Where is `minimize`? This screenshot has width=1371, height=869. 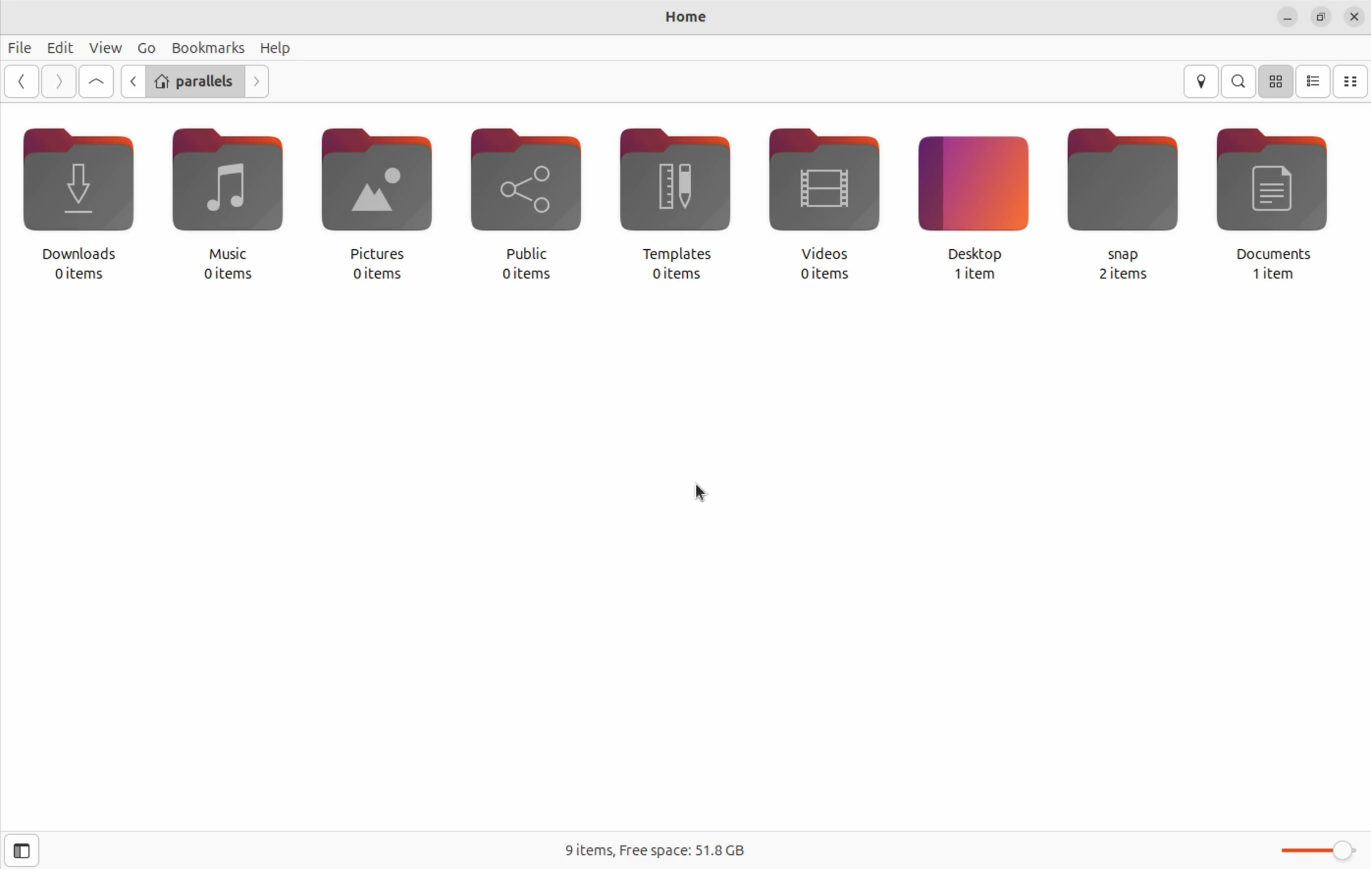
minimize is located at coordinates (1287, 16).